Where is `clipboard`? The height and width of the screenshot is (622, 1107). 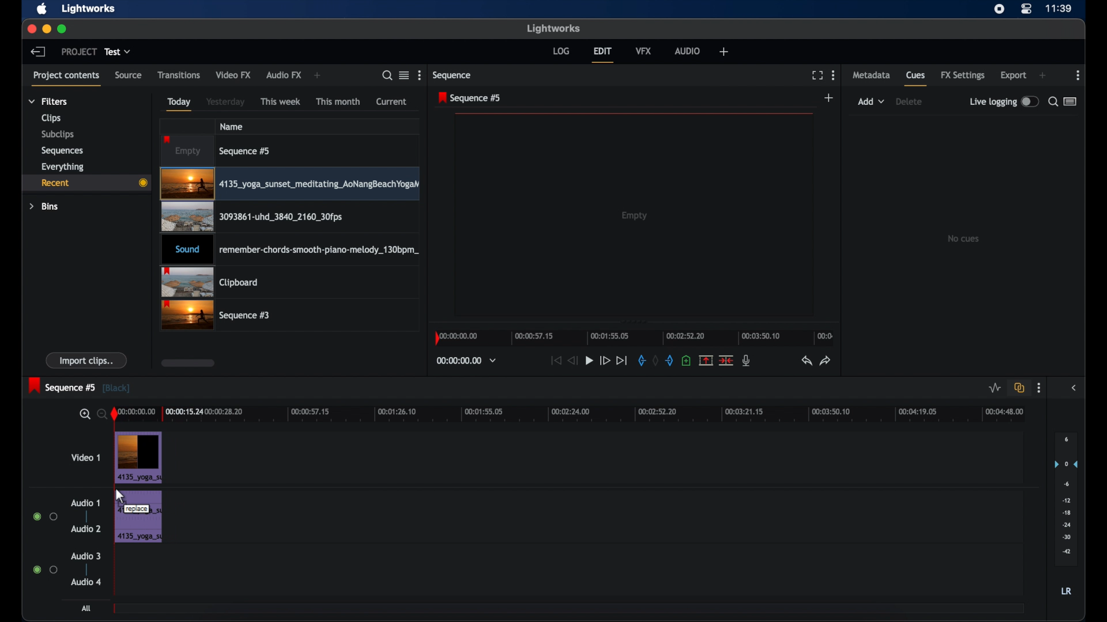 clipboard is located at coordinates (210, 282).